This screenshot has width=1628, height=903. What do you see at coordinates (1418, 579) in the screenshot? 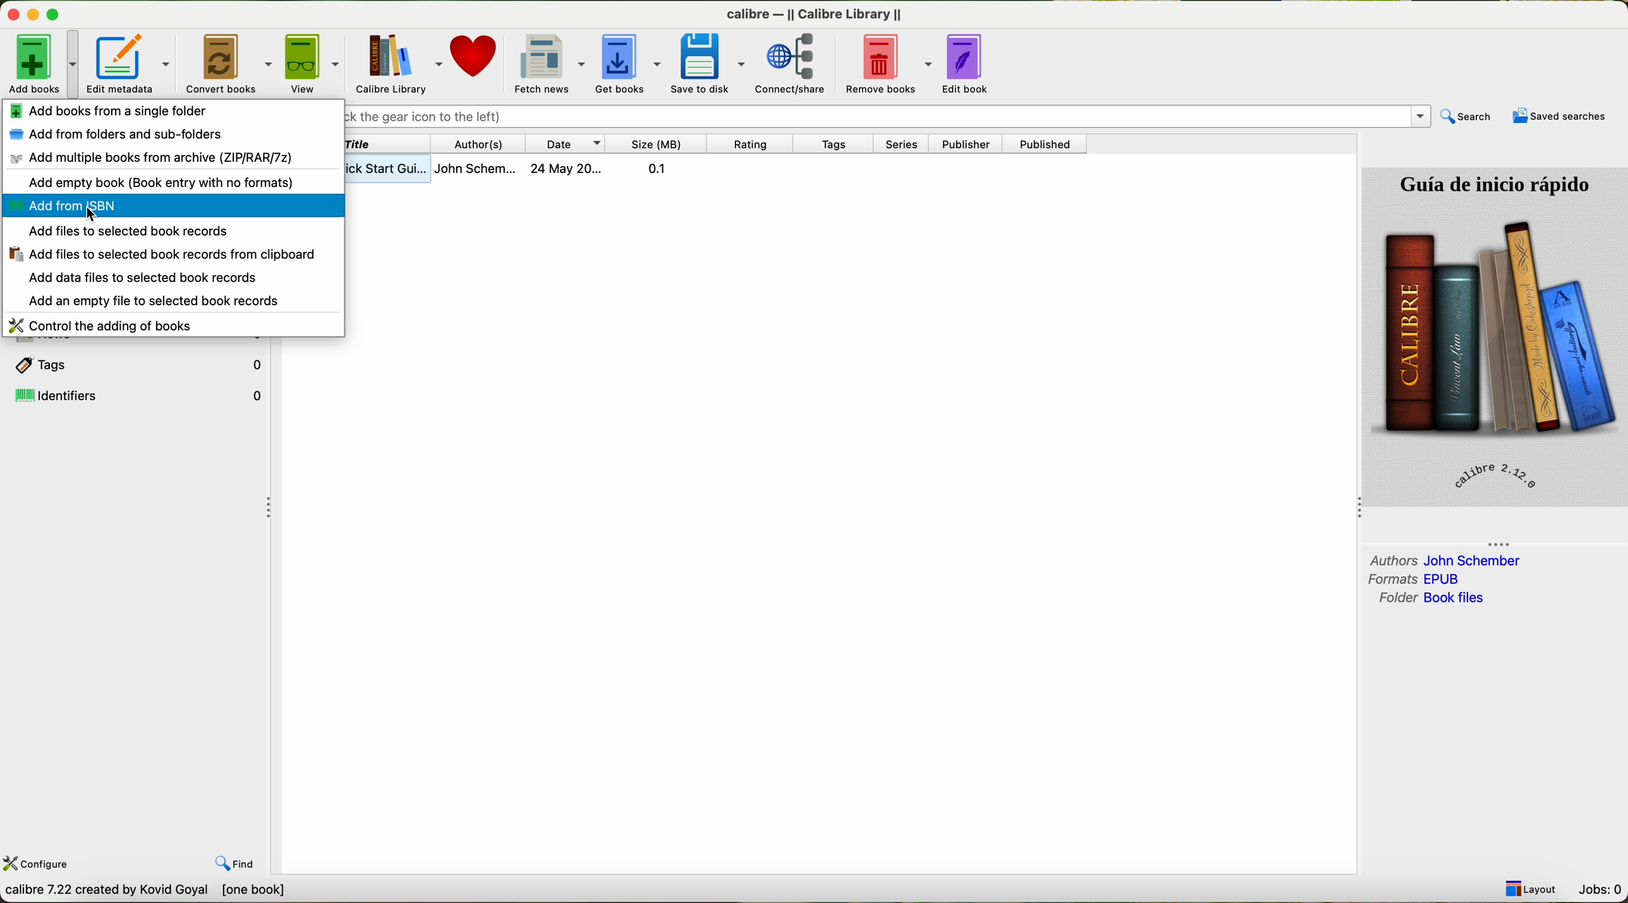
I see `formats` at bounding box center [1418, 579].